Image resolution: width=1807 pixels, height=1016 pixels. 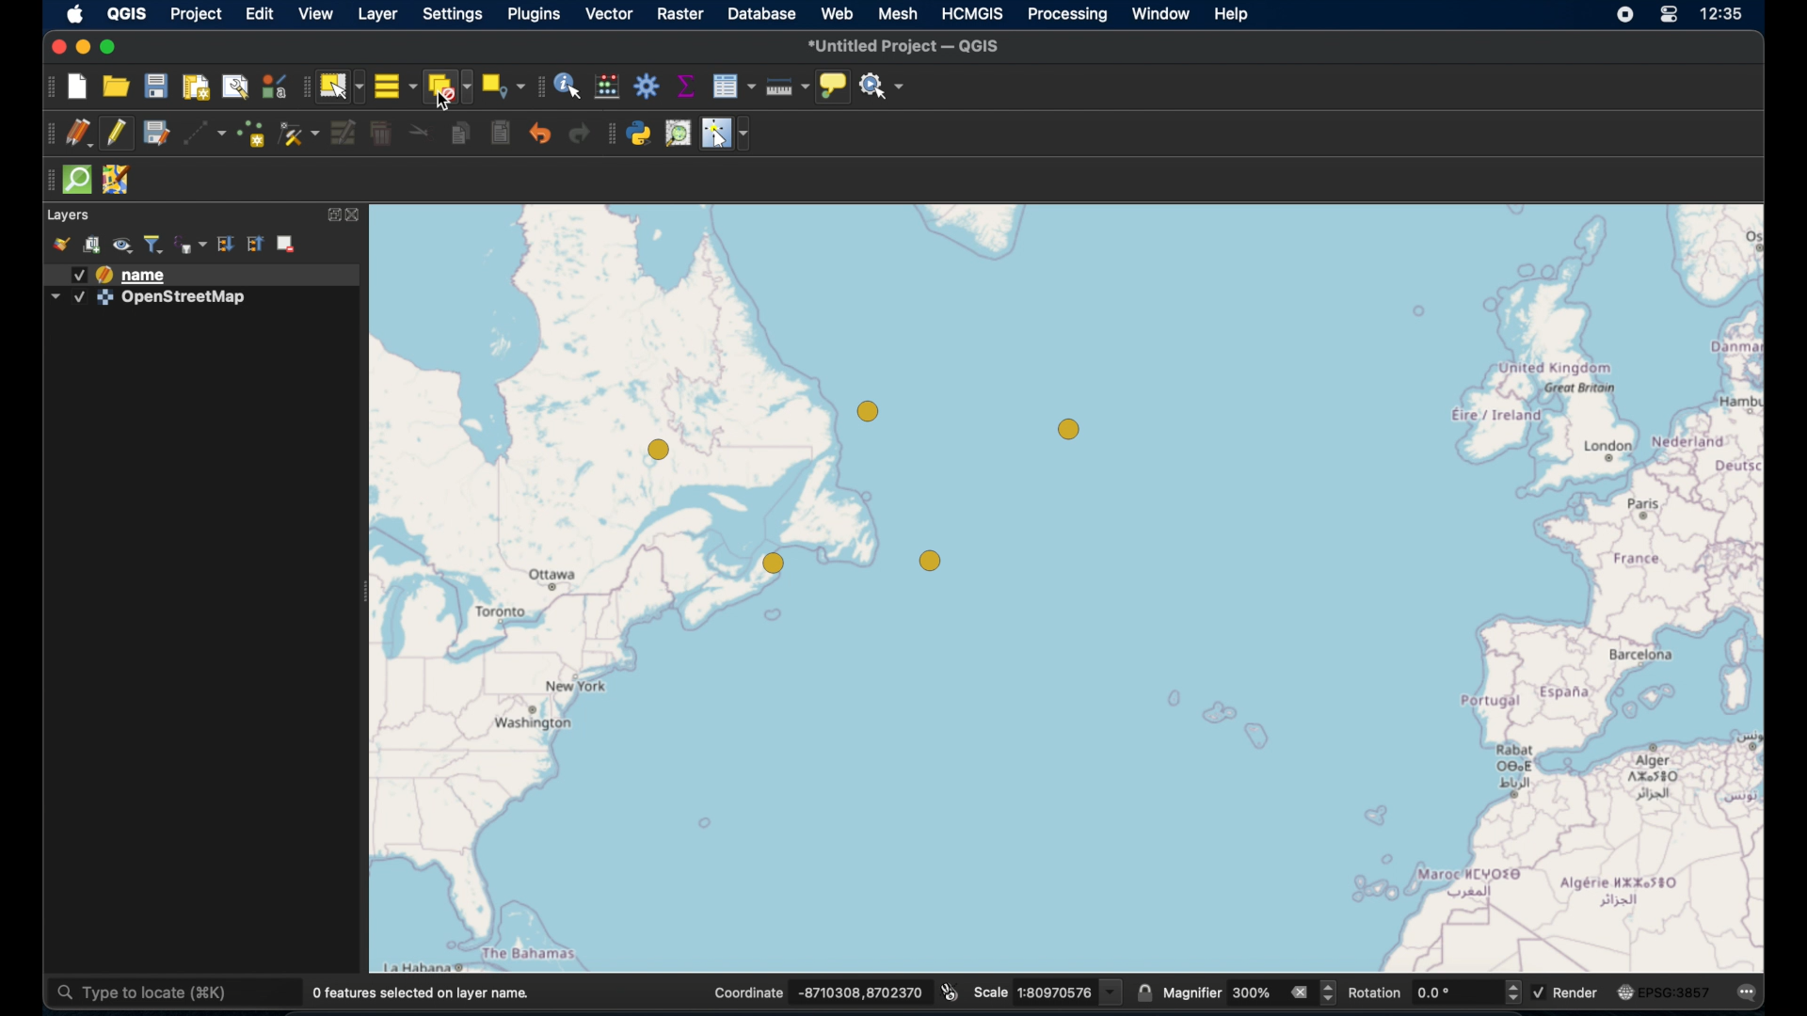 What do you see at coordinates (870, 413) in the screenshot?
I see `unselected point` at bounding box center [870, 413].